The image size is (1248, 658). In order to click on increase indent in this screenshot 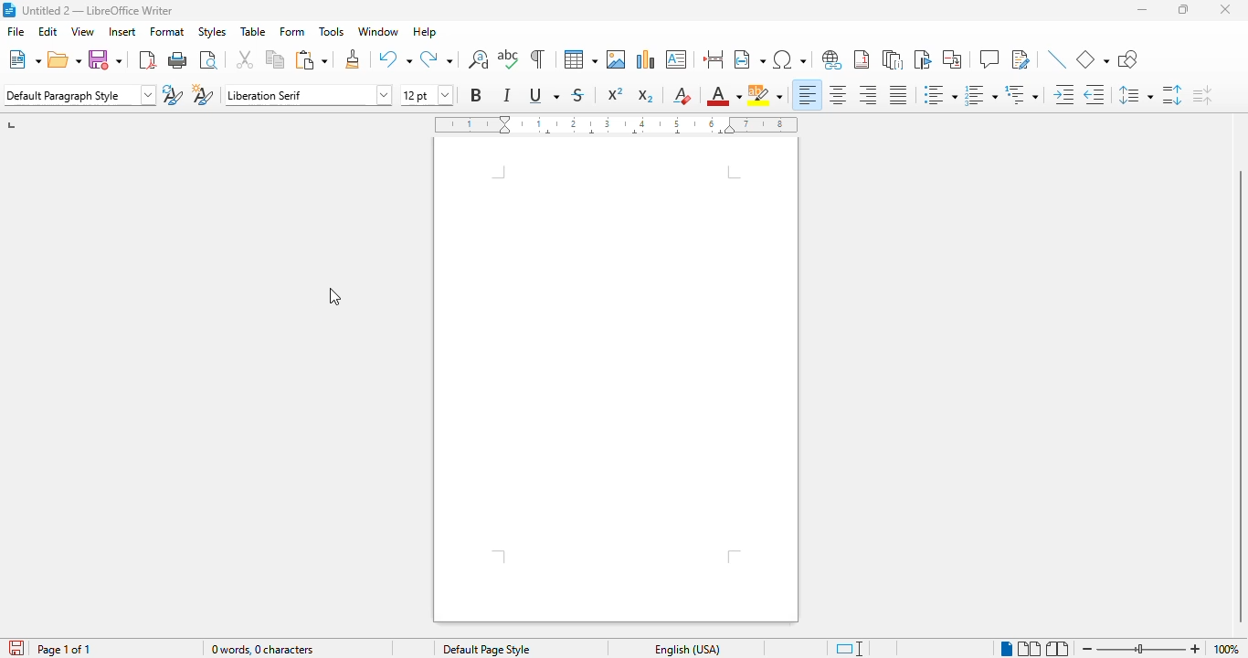, I will do `click(1064, 95)`.